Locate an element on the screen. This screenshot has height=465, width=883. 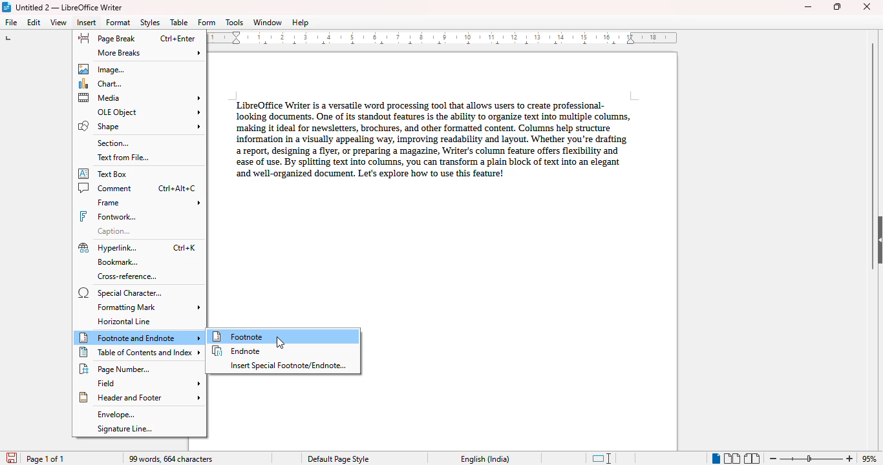
ruler is located at coordinates (441, 37).